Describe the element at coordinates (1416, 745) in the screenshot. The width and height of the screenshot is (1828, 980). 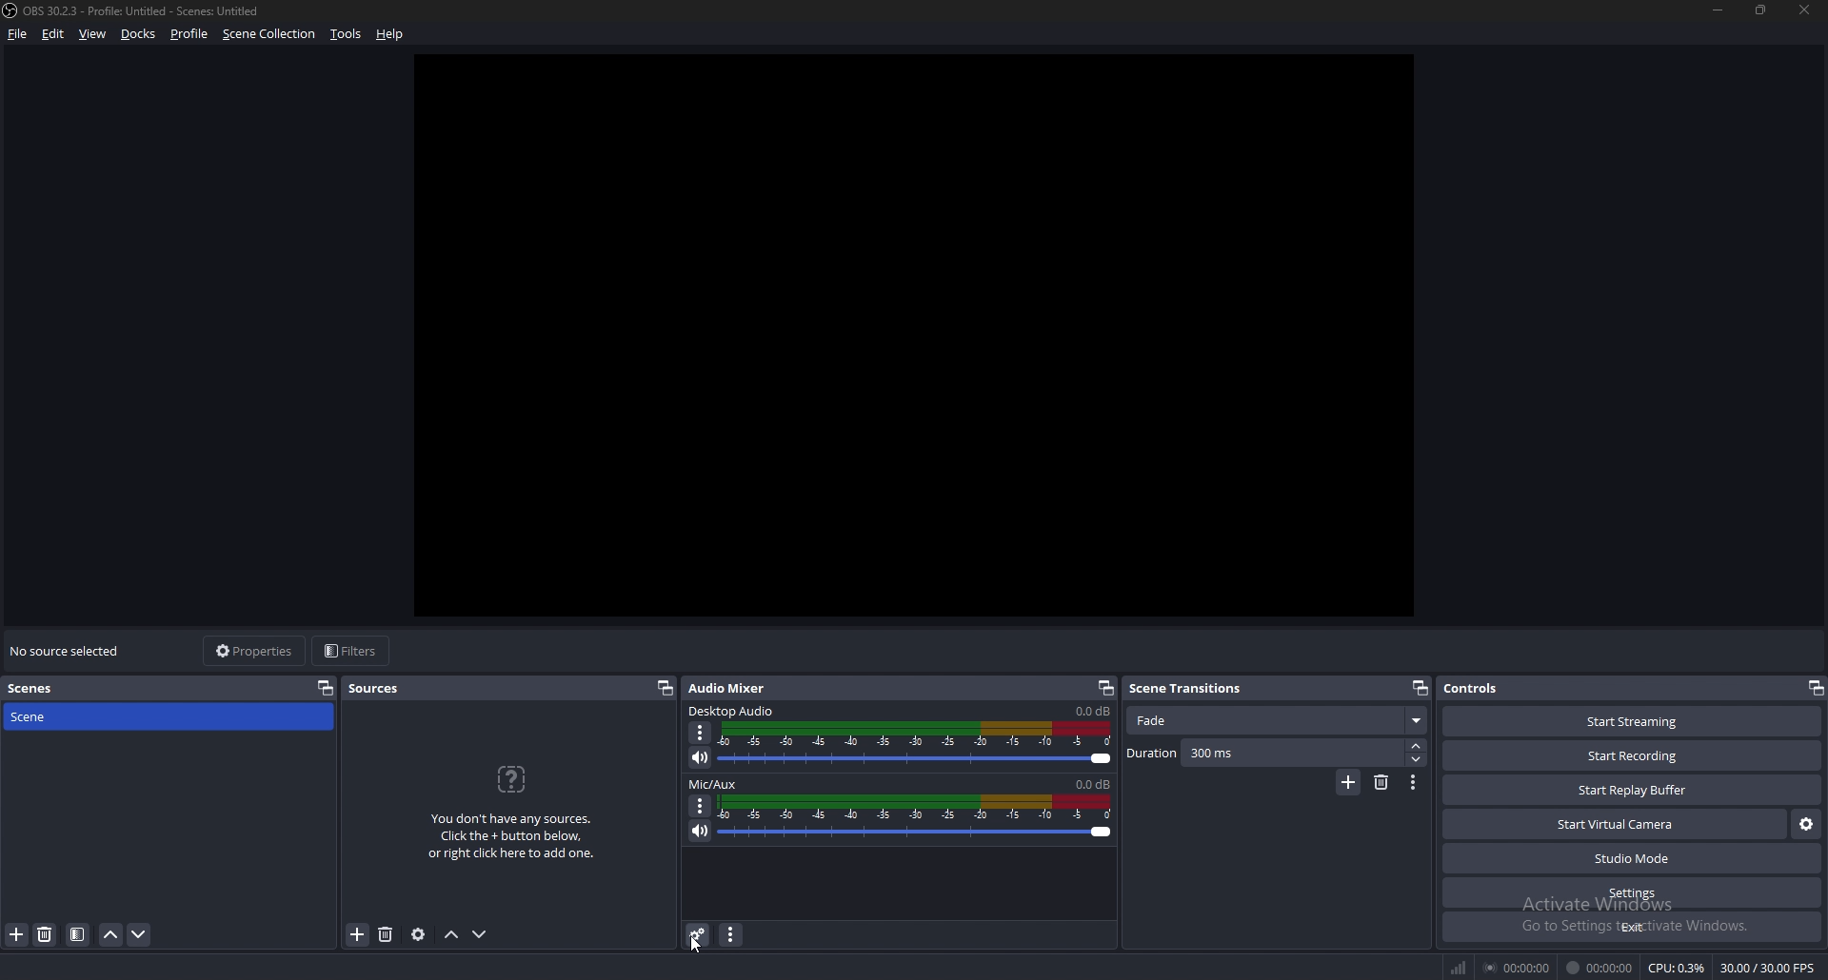
I see `increase duration` at that location.